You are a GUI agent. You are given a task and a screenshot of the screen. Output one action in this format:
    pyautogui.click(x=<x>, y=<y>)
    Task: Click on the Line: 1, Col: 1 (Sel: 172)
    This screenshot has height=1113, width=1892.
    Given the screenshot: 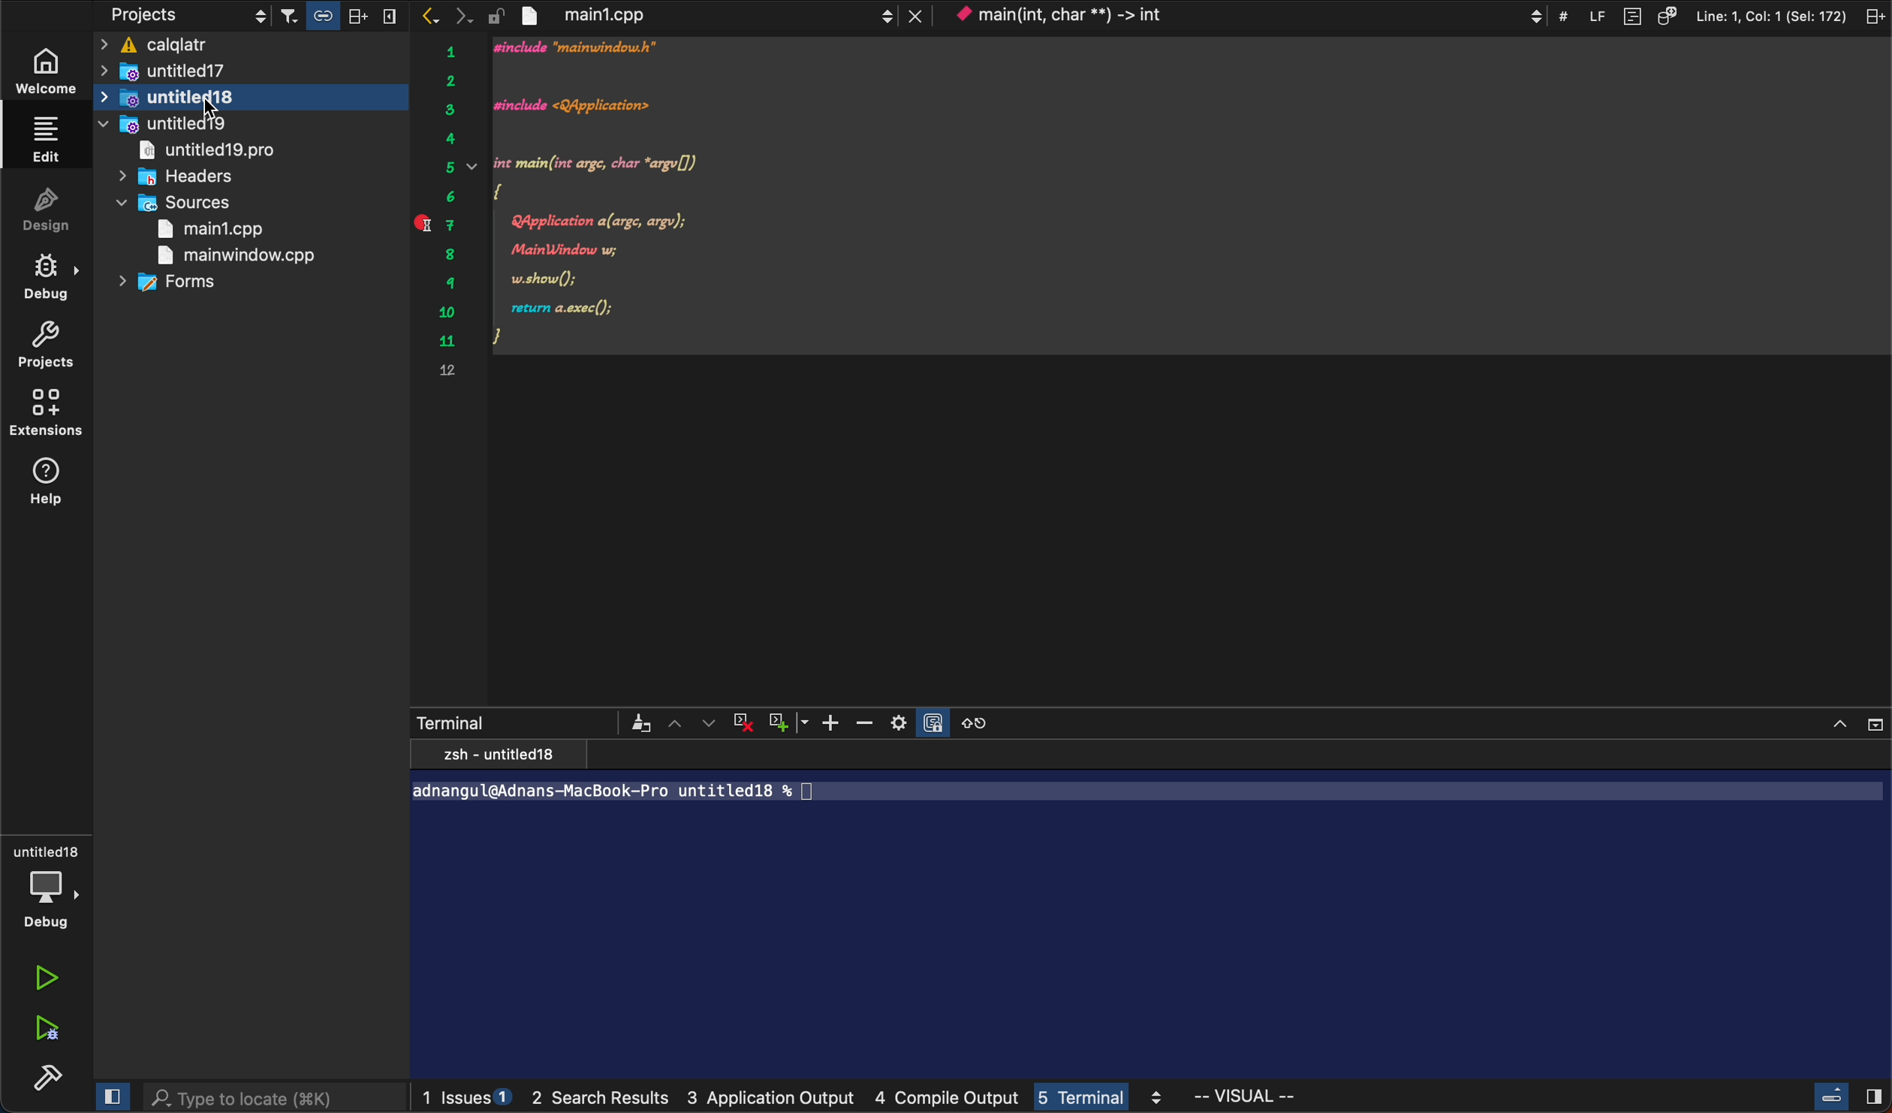 What is the action you would take?
    pyautogui.click(x=1771, y=14)
    